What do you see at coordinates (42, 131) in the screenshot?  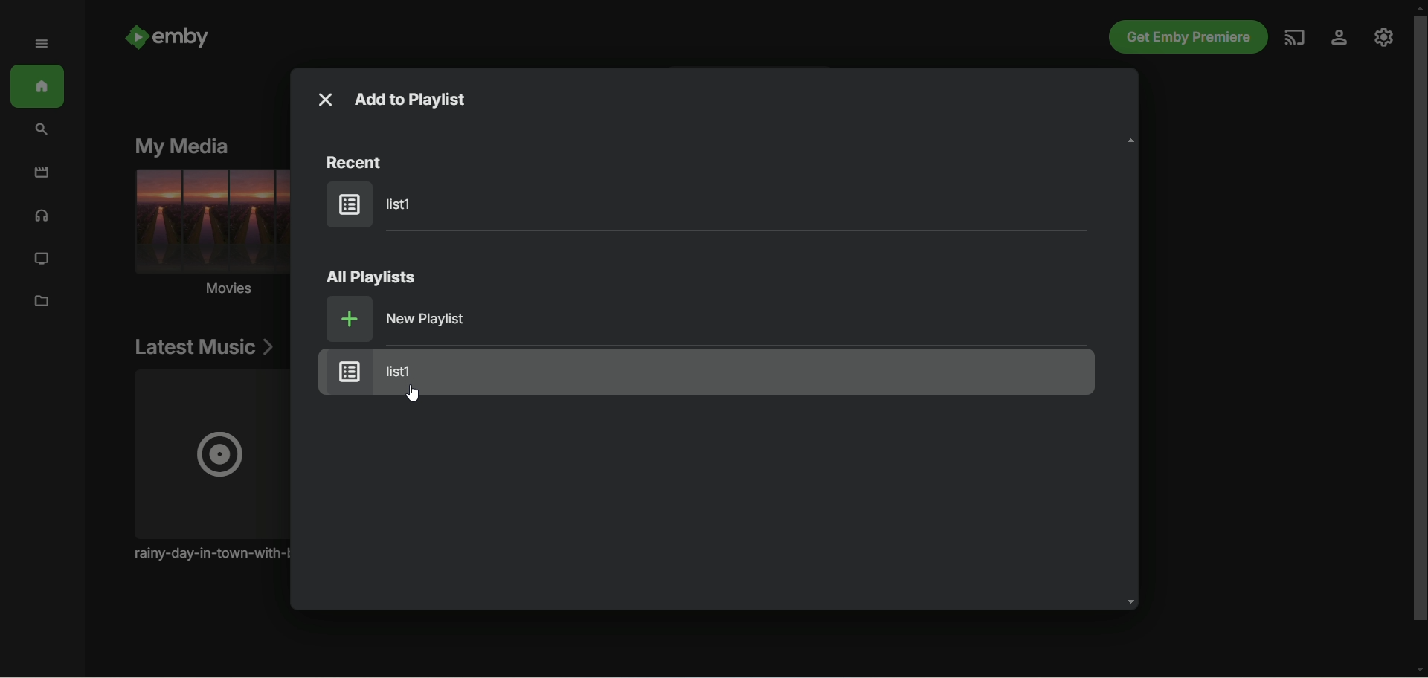 I see `search` at bounding box center [42, 131].